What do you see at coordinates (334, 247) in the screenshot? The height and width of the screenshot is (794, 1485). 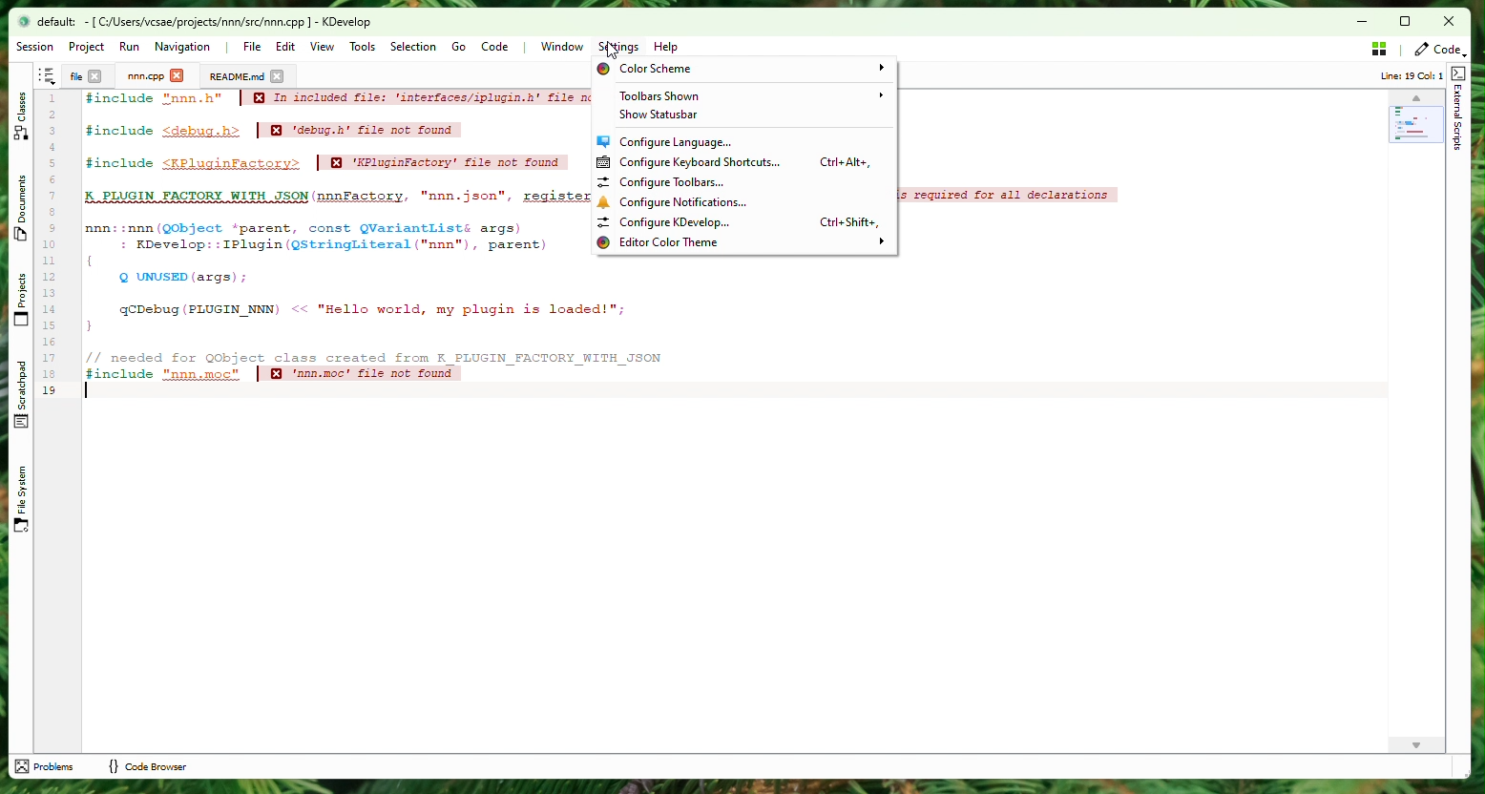 I see `Code` at bounding box center [334, 247].